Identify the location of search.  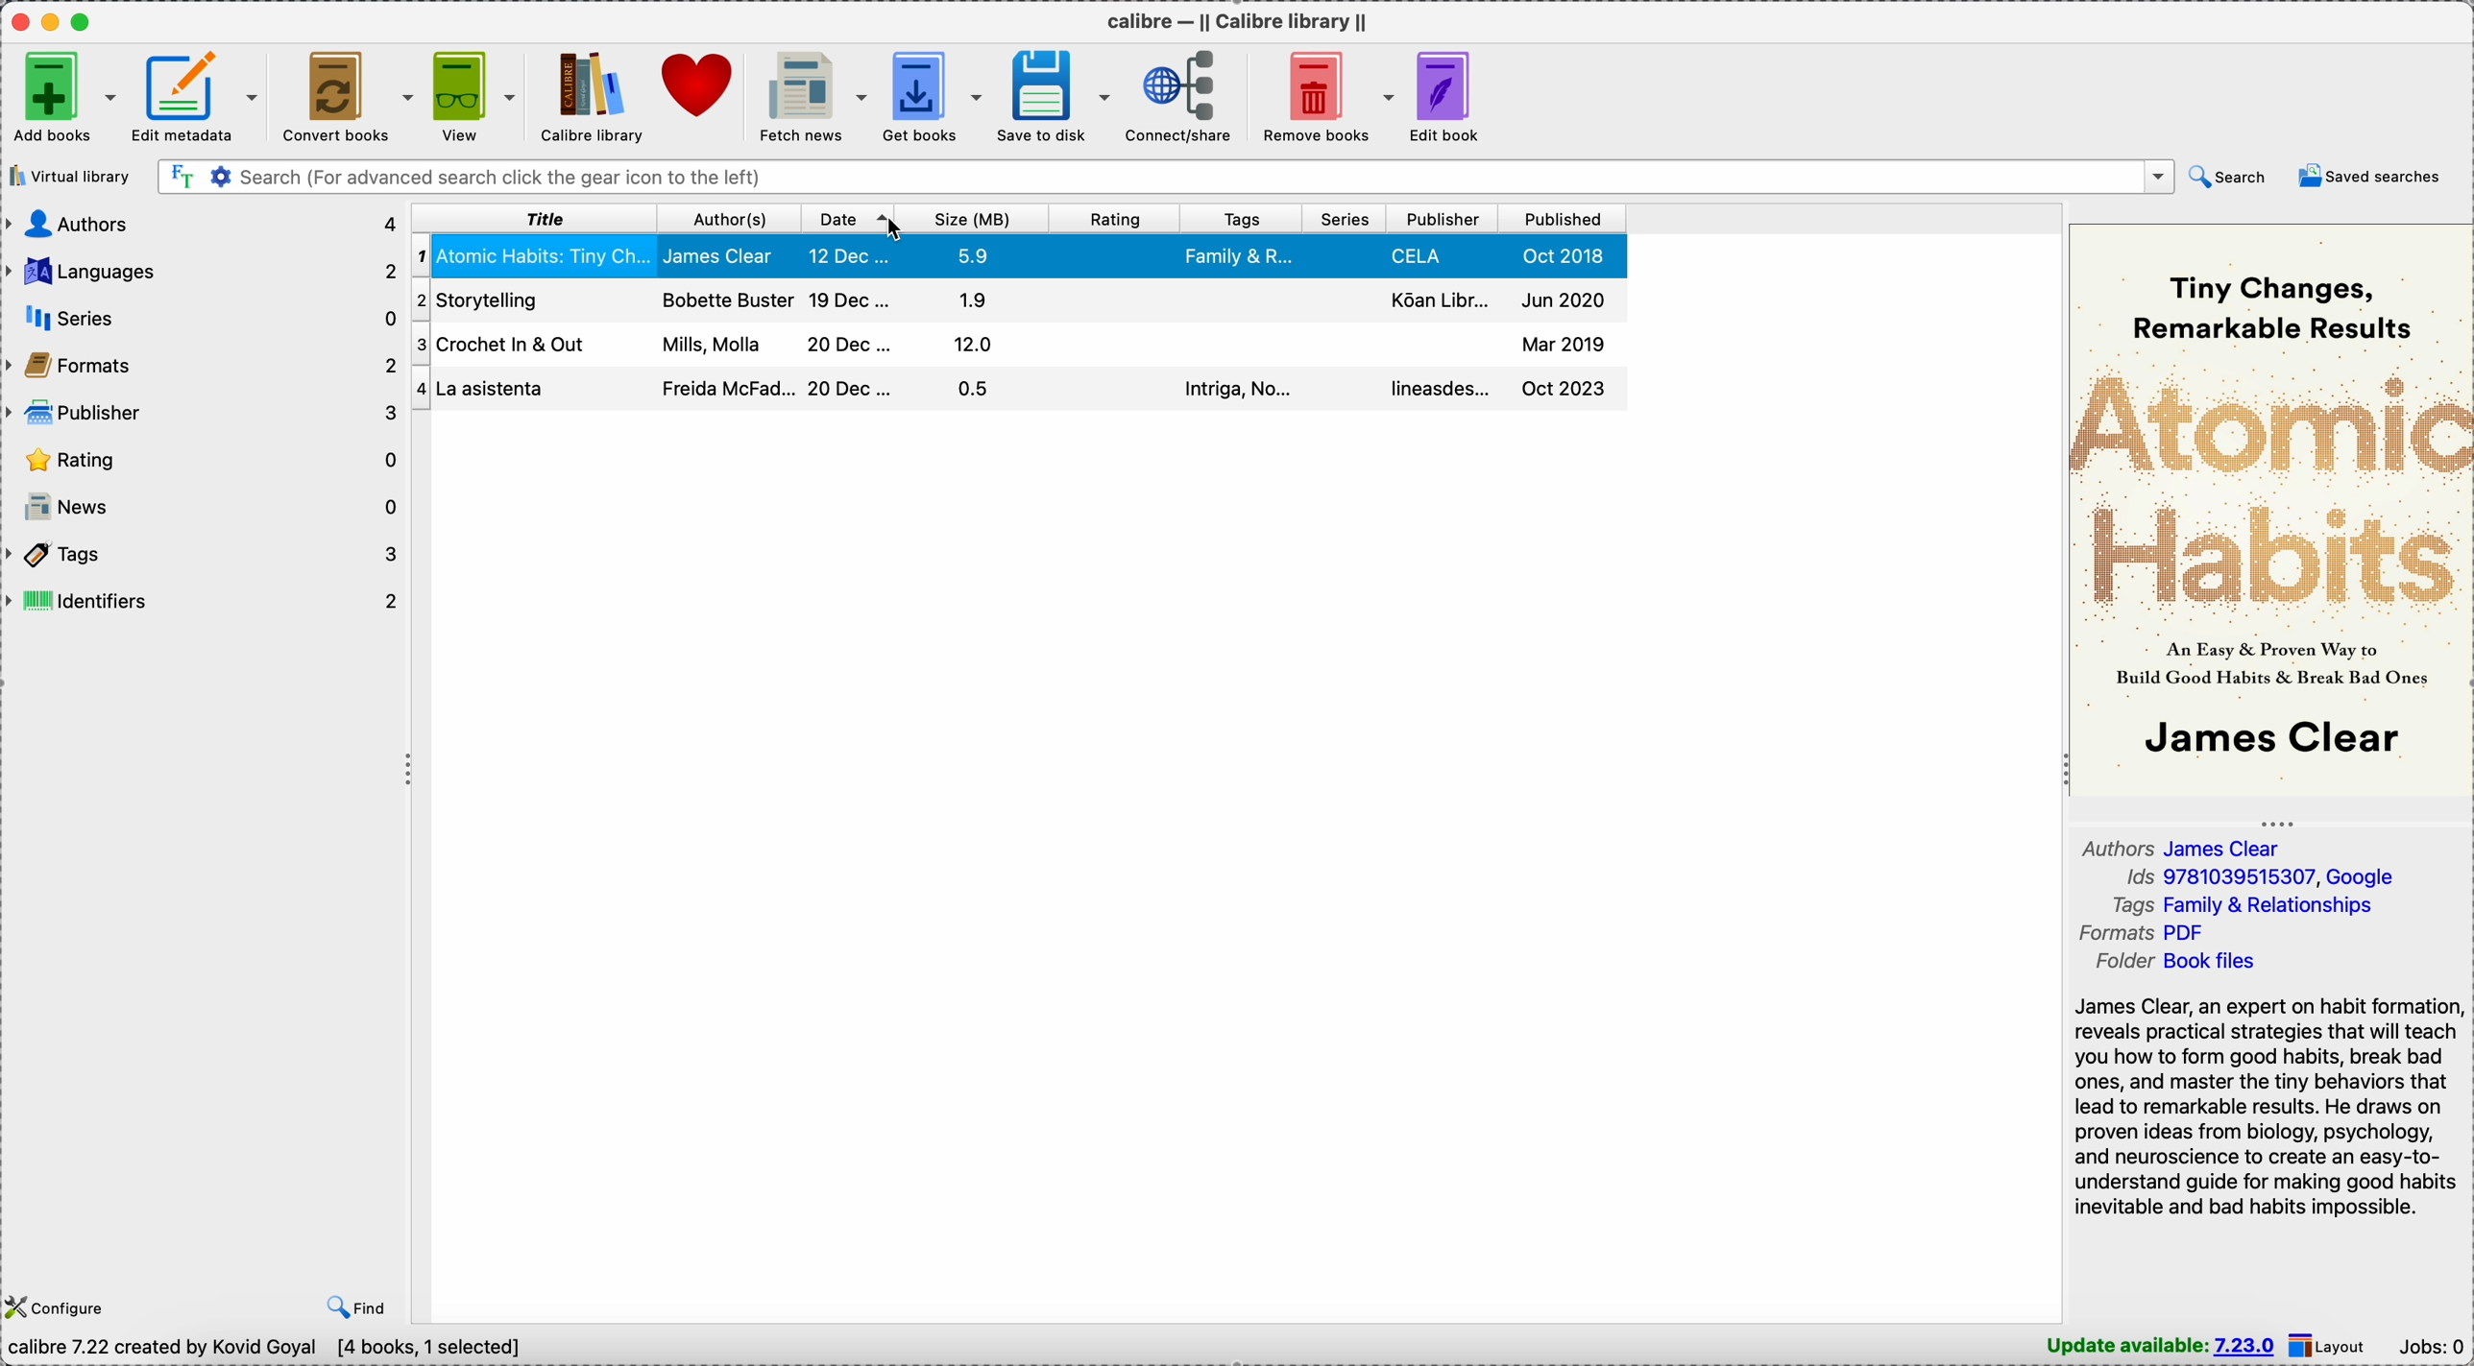
(2226, 179).